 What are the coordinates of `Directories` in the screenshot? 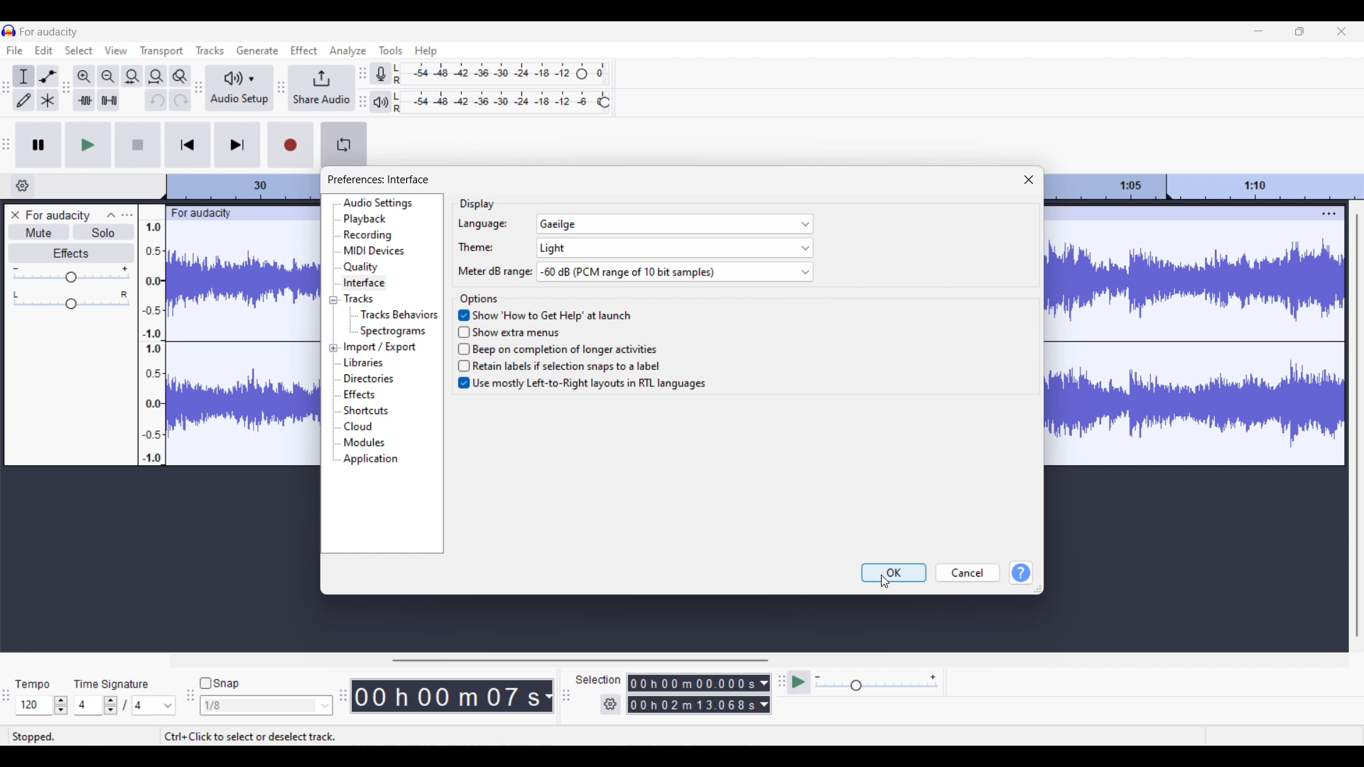 It's located at (369, 379).